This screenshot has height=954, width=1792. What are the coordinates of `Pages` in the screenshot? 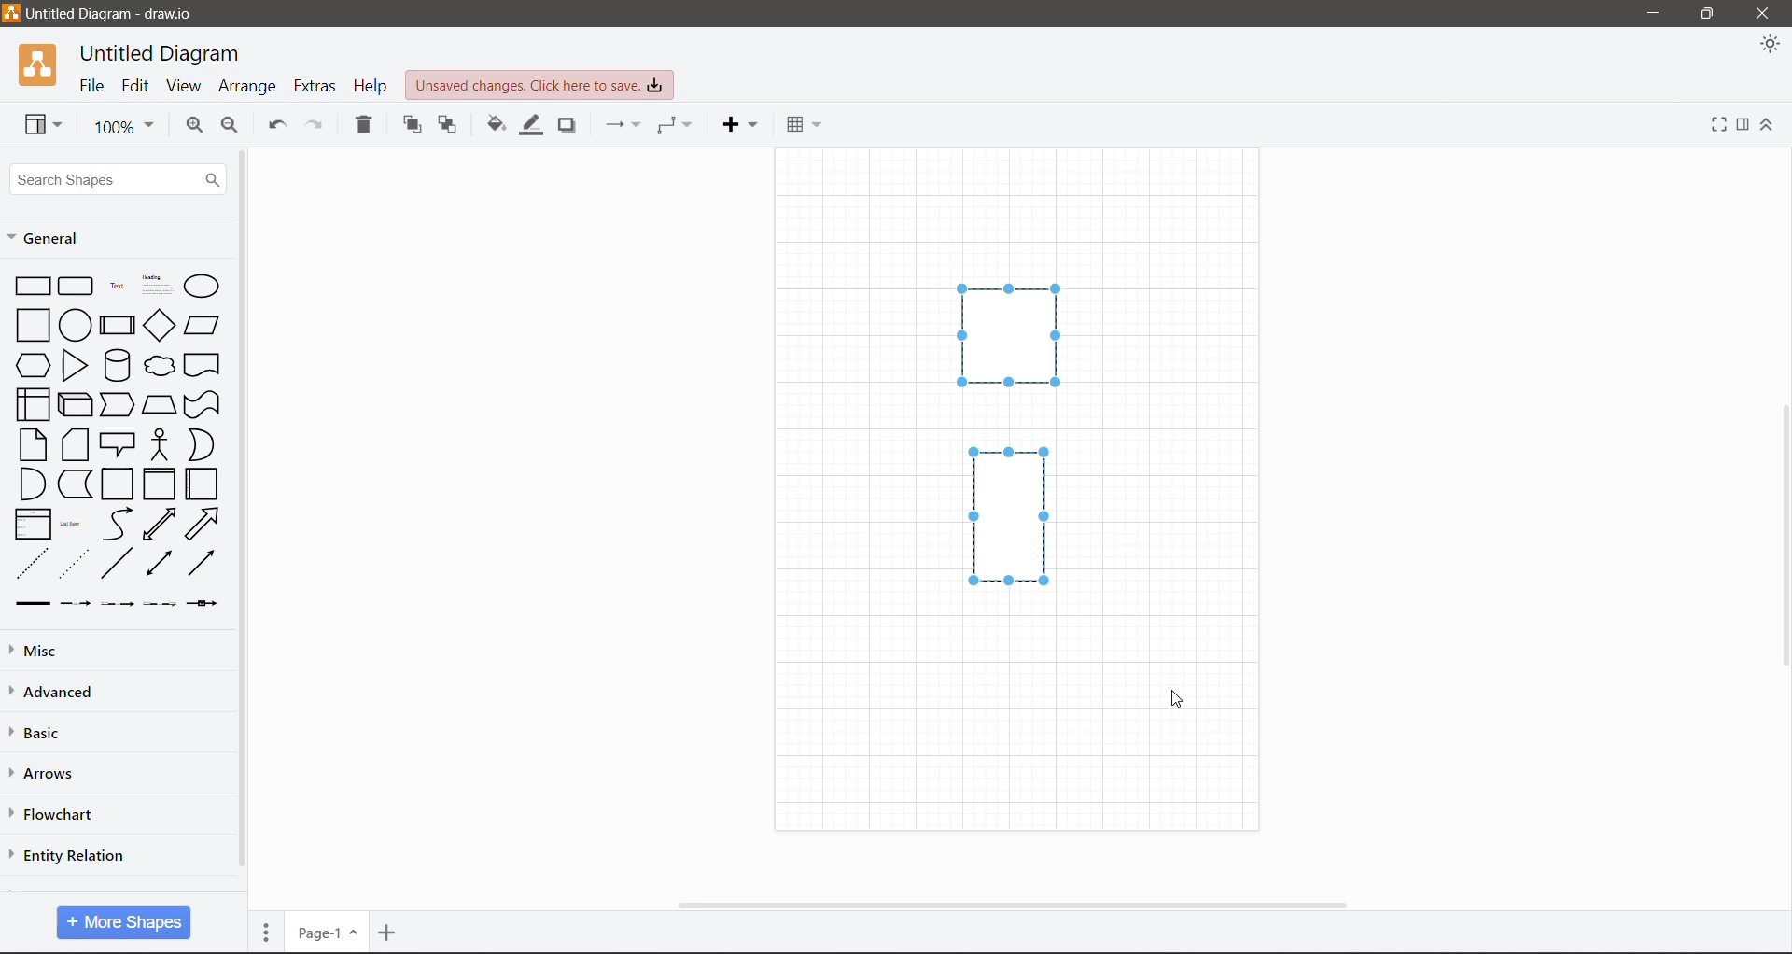 It's located at (267, 930).